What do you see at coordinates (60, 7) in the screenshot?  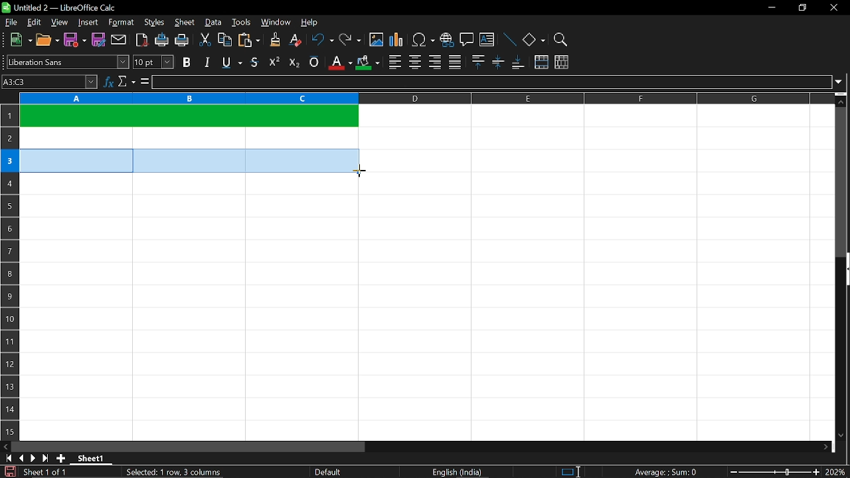 I see `Untitled 2 - LibreOffice Calc` at bounding box center [60, 7].